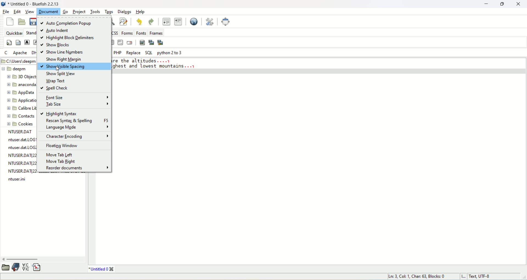  What do you see at coordinates (141, 32) in the screenshot?
I see `fonts` at bounding box center [141, 32].